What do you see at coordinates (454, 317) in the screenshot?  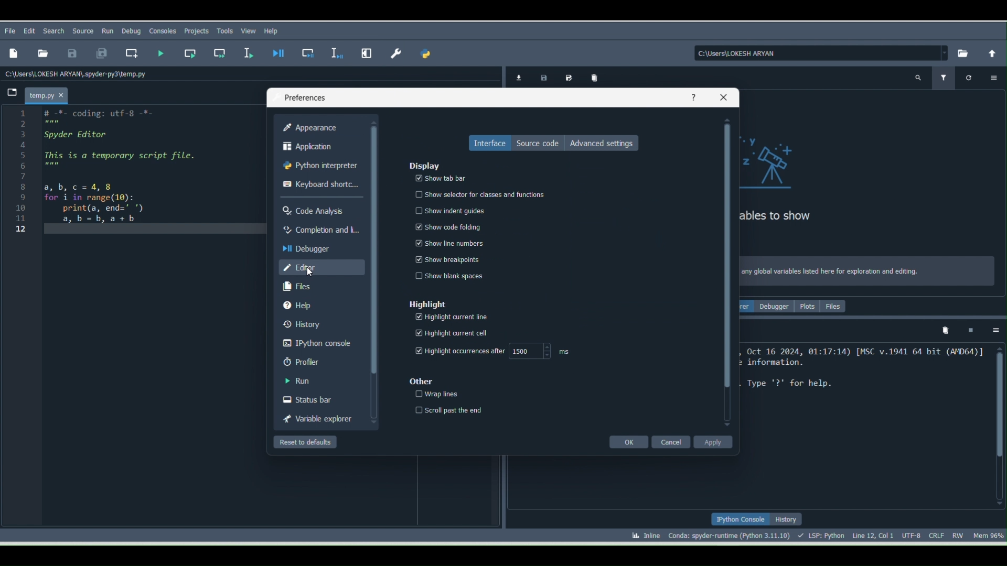 I see `Highlight current line` at bounding box center [454, 317].